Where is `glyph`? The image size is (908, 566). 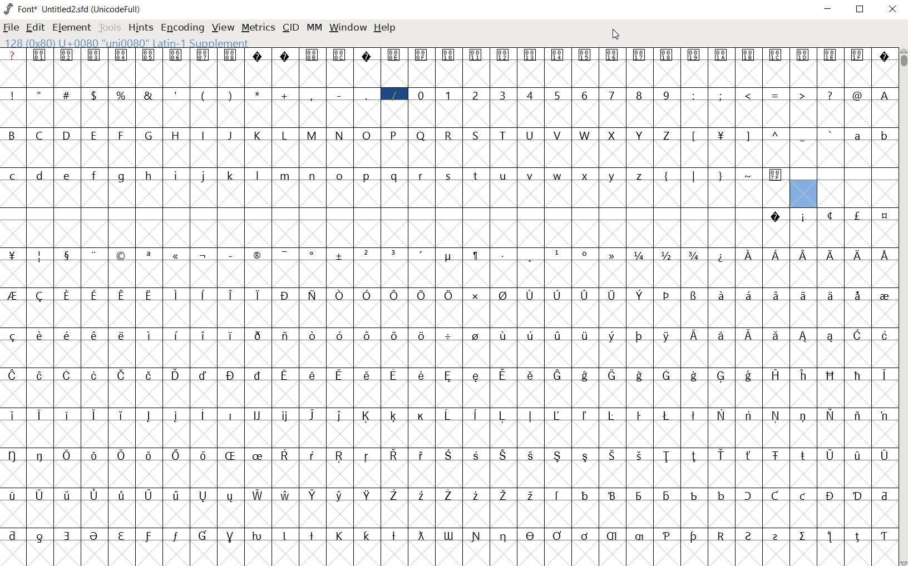
glyph is located at coordinates (40, 257).